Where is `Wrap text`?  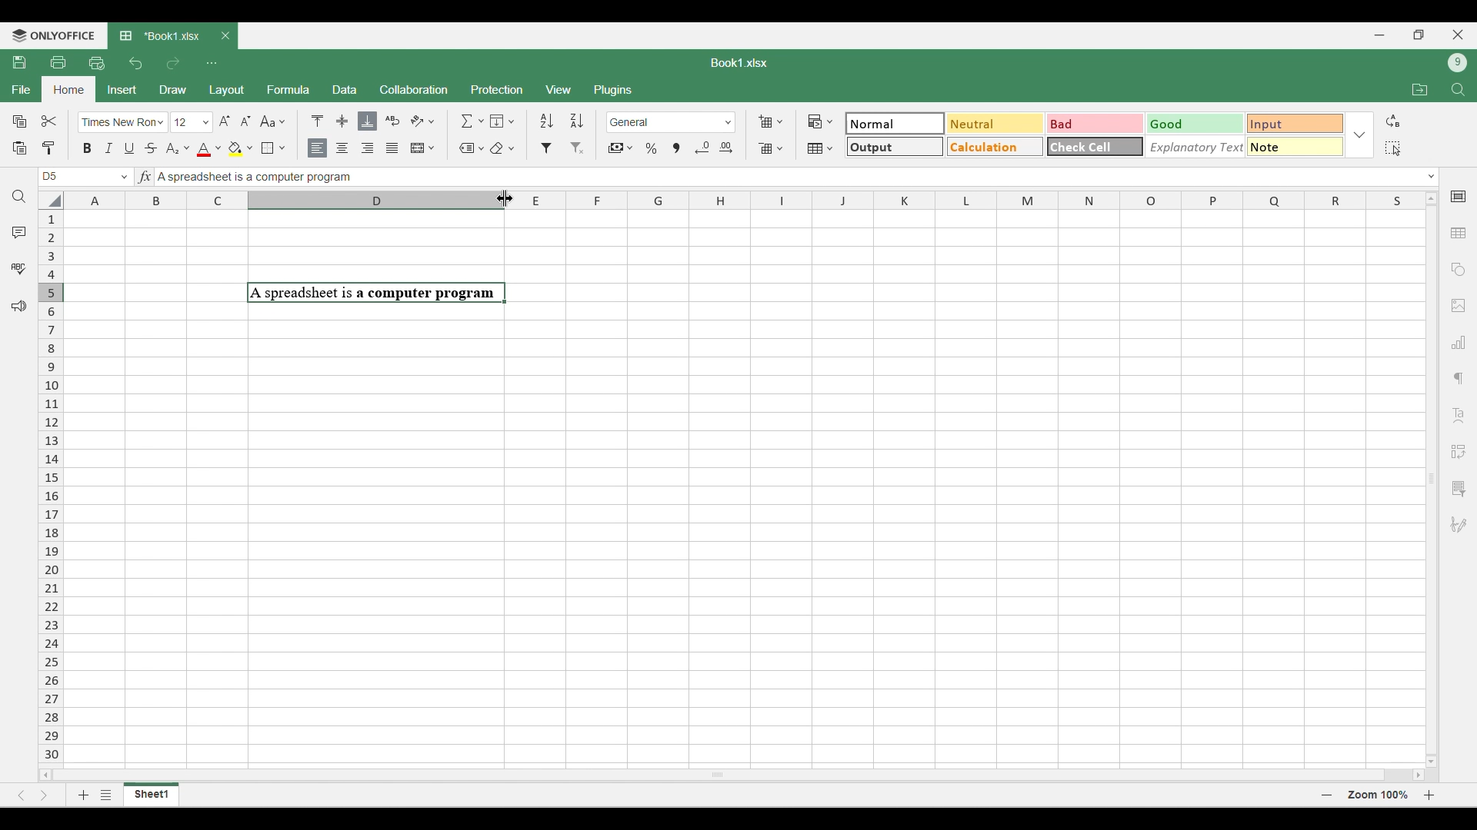 Wrap text is located at coordinates (393, 121).